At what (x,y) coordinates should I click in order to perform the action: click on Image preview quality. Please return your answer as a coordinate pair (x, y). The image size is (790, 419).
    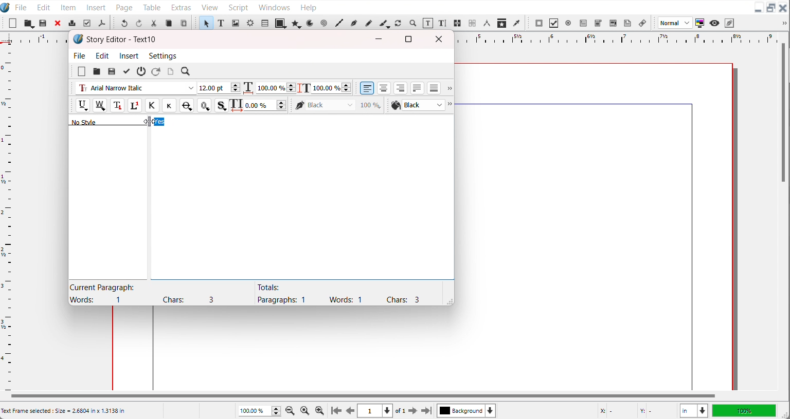
    Looking at the image, I should click on (675, 23).